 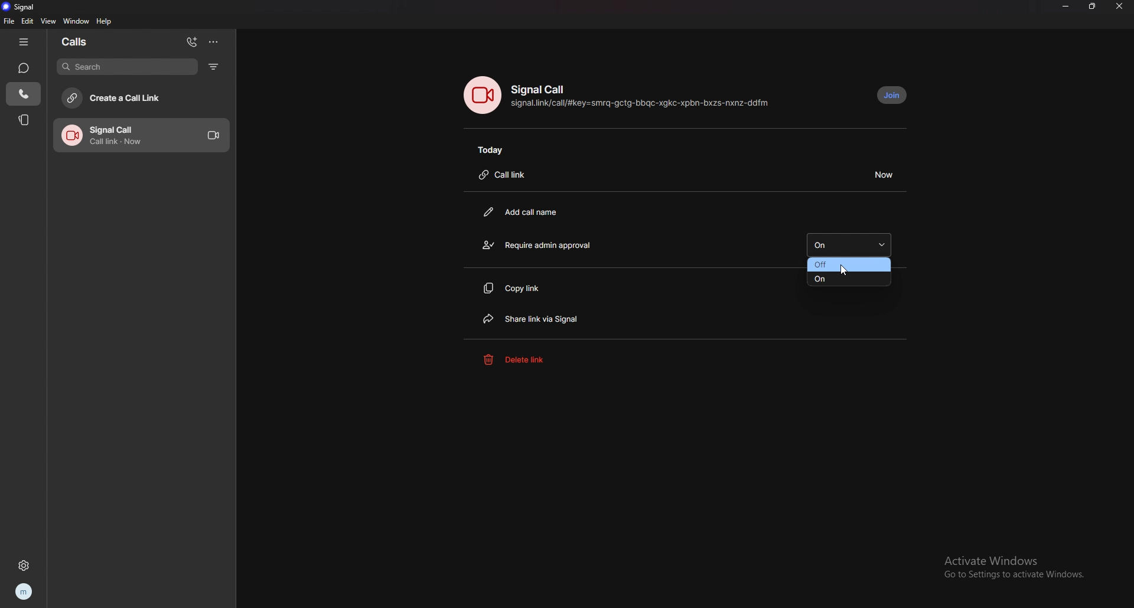 I want to click on off, so click(x=849, y=264).